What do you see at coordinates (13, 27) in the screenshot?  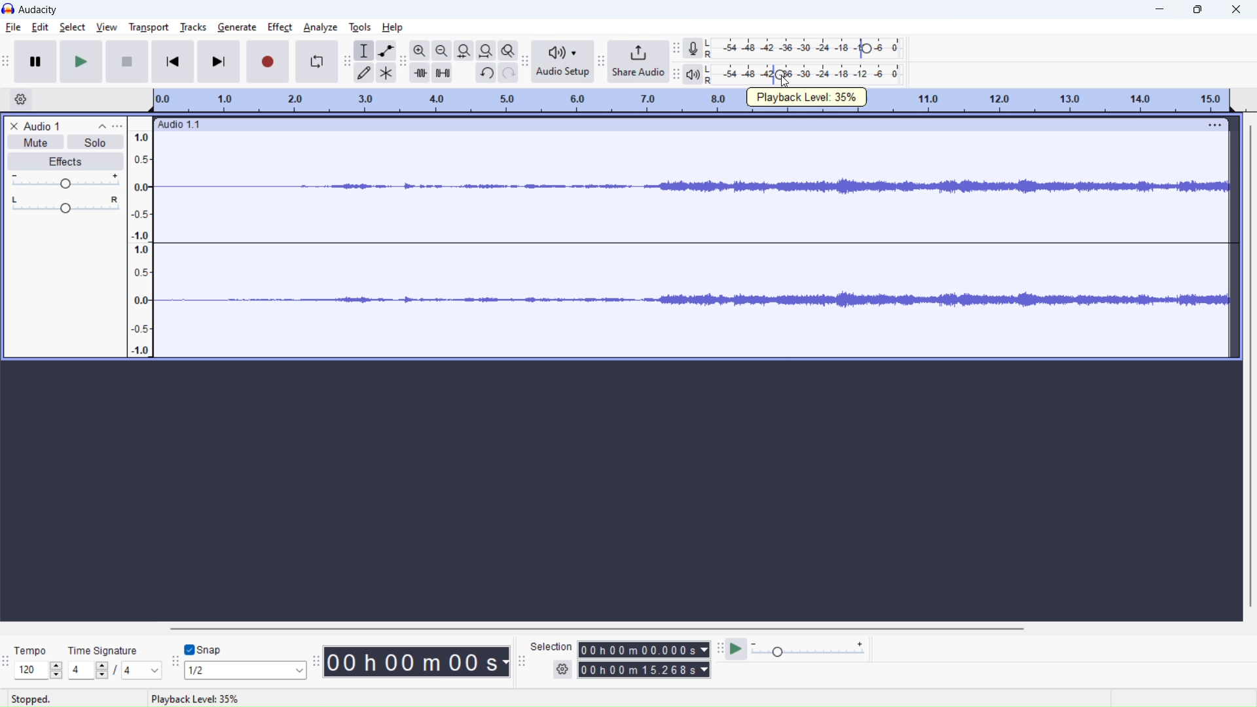 I see `file` at bounding box center [13, 27].